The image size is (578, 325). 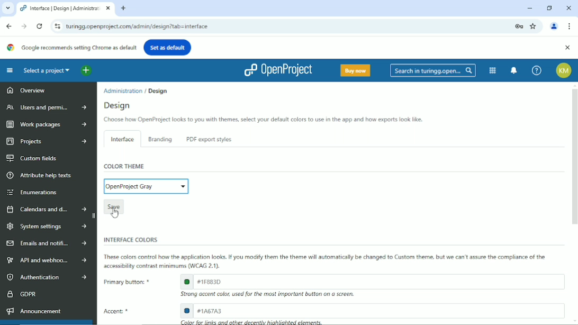 What do you see at coordinates (555, 25) in the screenshot?
I see `Account` at bounding box center [555, 25].